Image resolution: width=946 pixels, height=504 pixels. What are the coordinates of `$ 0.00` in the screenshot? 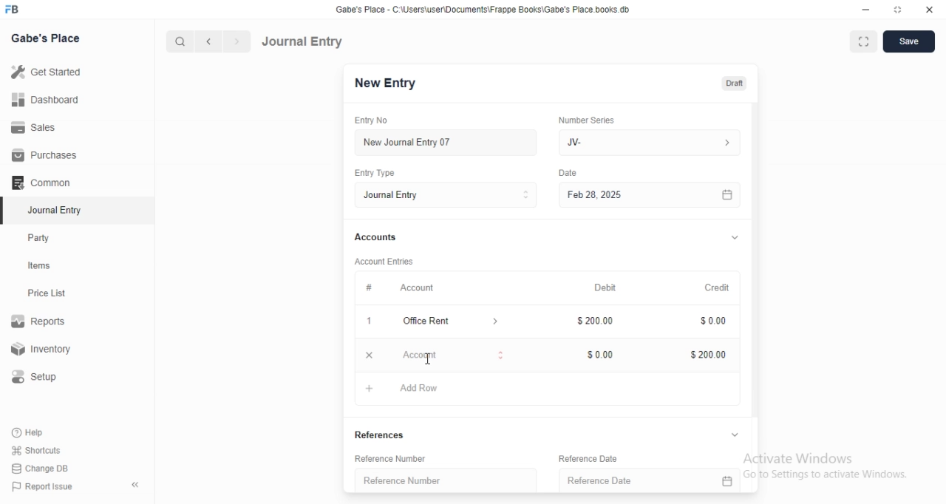 It's located at (709, 322).